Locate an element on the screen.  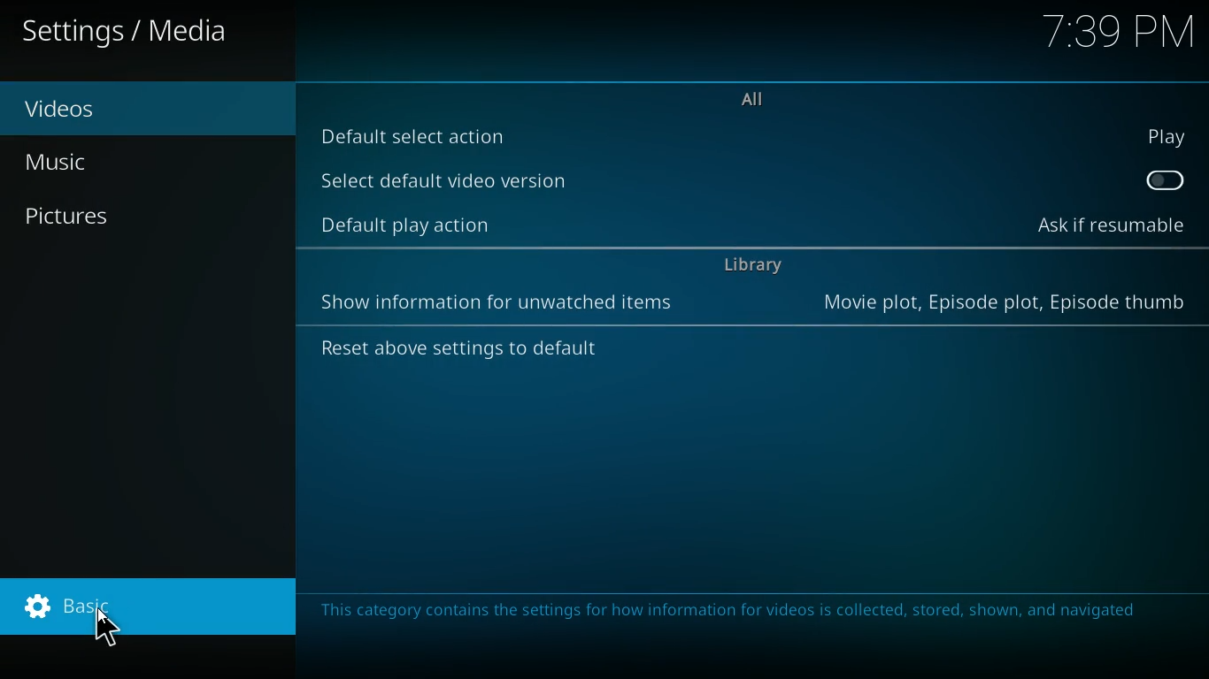
play is located at coordinates (1160, 141).